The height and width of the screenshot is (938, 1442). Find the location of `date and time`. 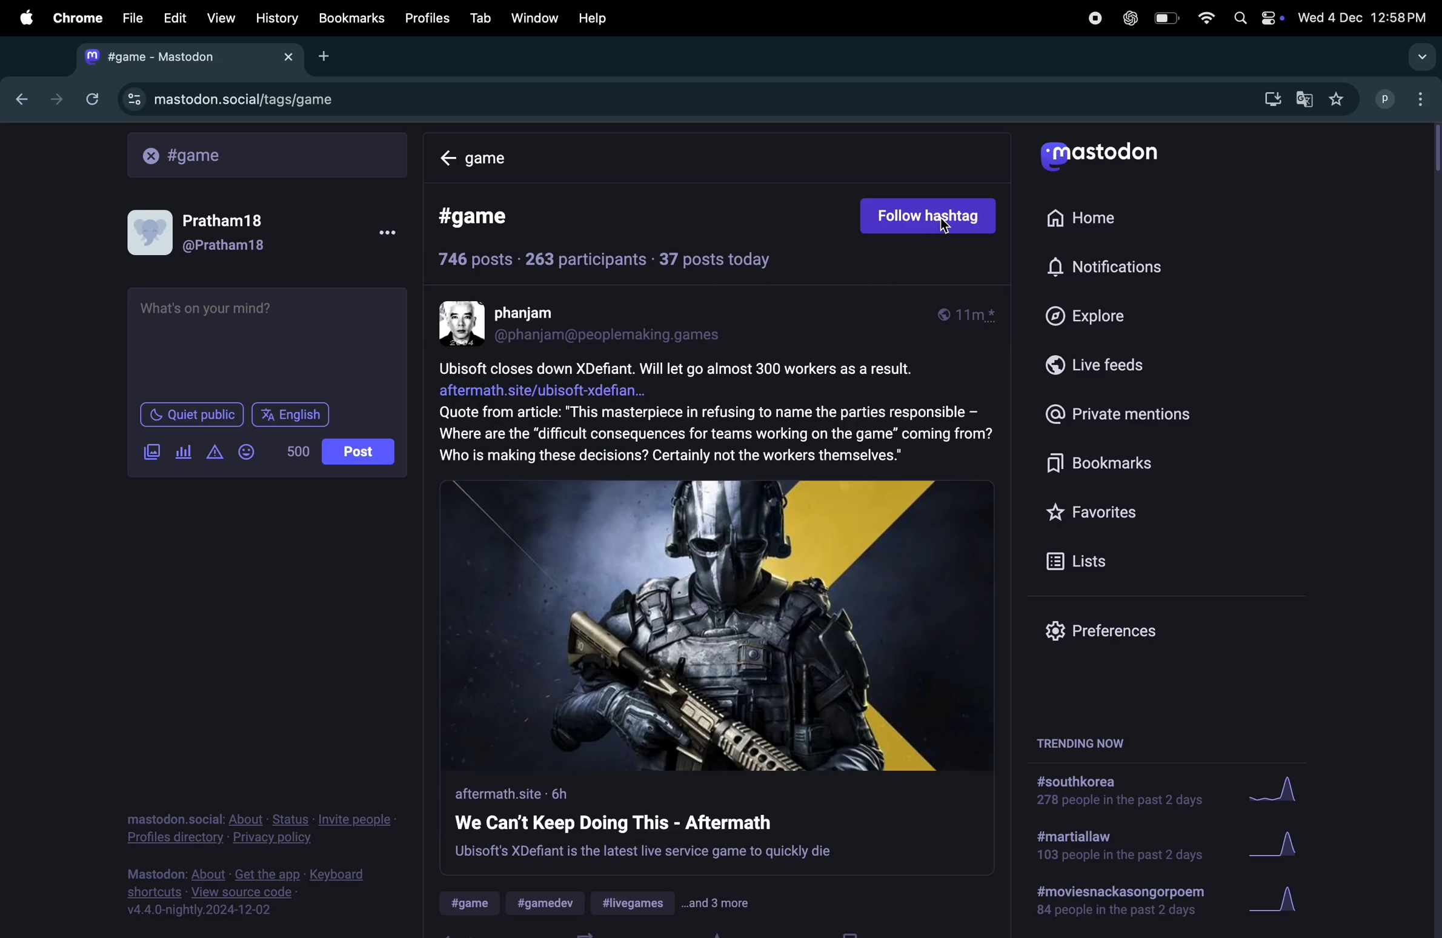

date and time is located at coordinates (1364, 18).